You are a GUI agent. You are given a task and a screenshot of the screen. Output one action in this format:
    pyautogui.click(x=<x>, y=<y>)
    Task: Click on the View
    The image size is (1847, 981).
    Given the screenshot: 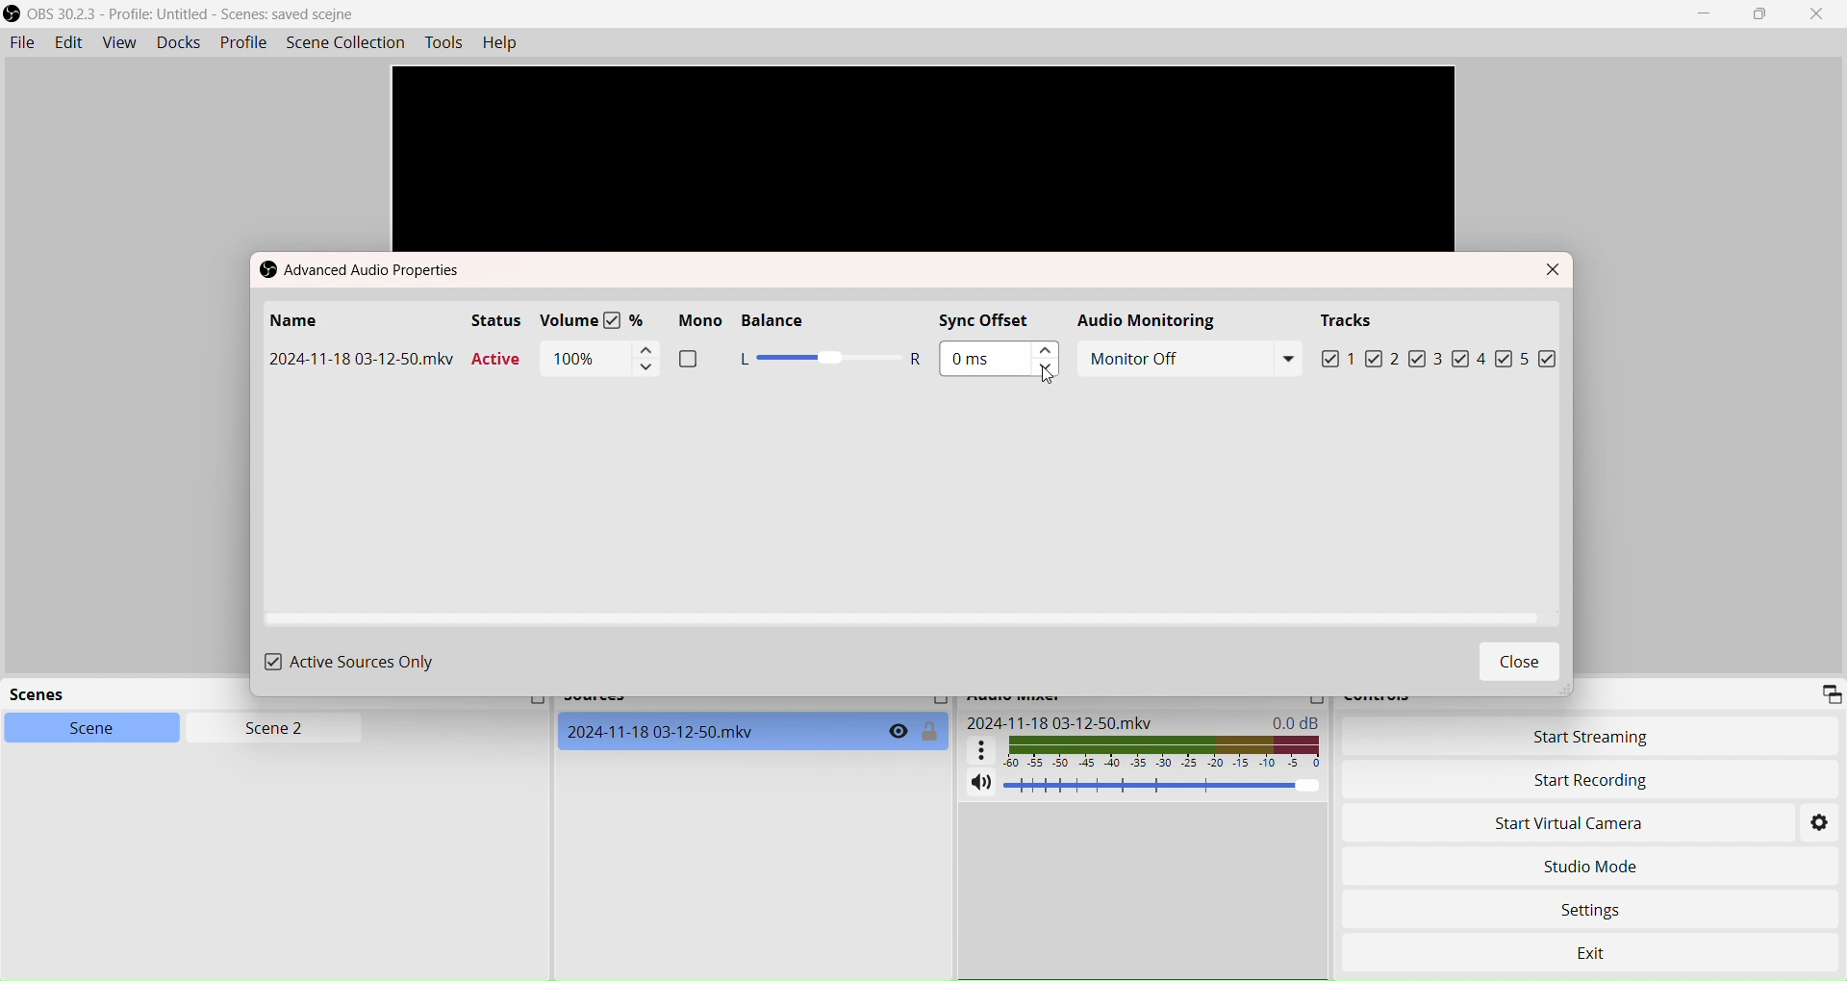 What is the action you would take?
    pyautogui.click(x=116, y=43)
    